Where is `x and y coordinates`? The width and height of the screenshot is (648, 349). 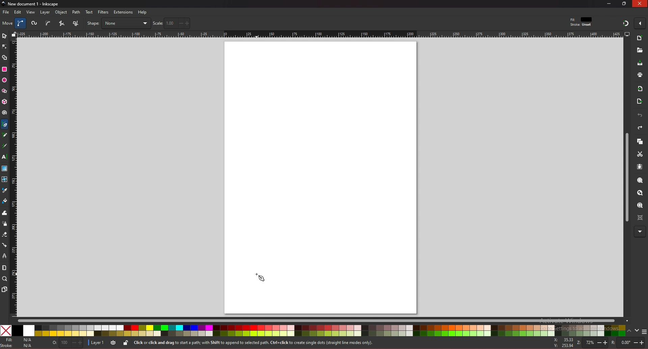
x and y coordinates is located at coordinates (563, 343).